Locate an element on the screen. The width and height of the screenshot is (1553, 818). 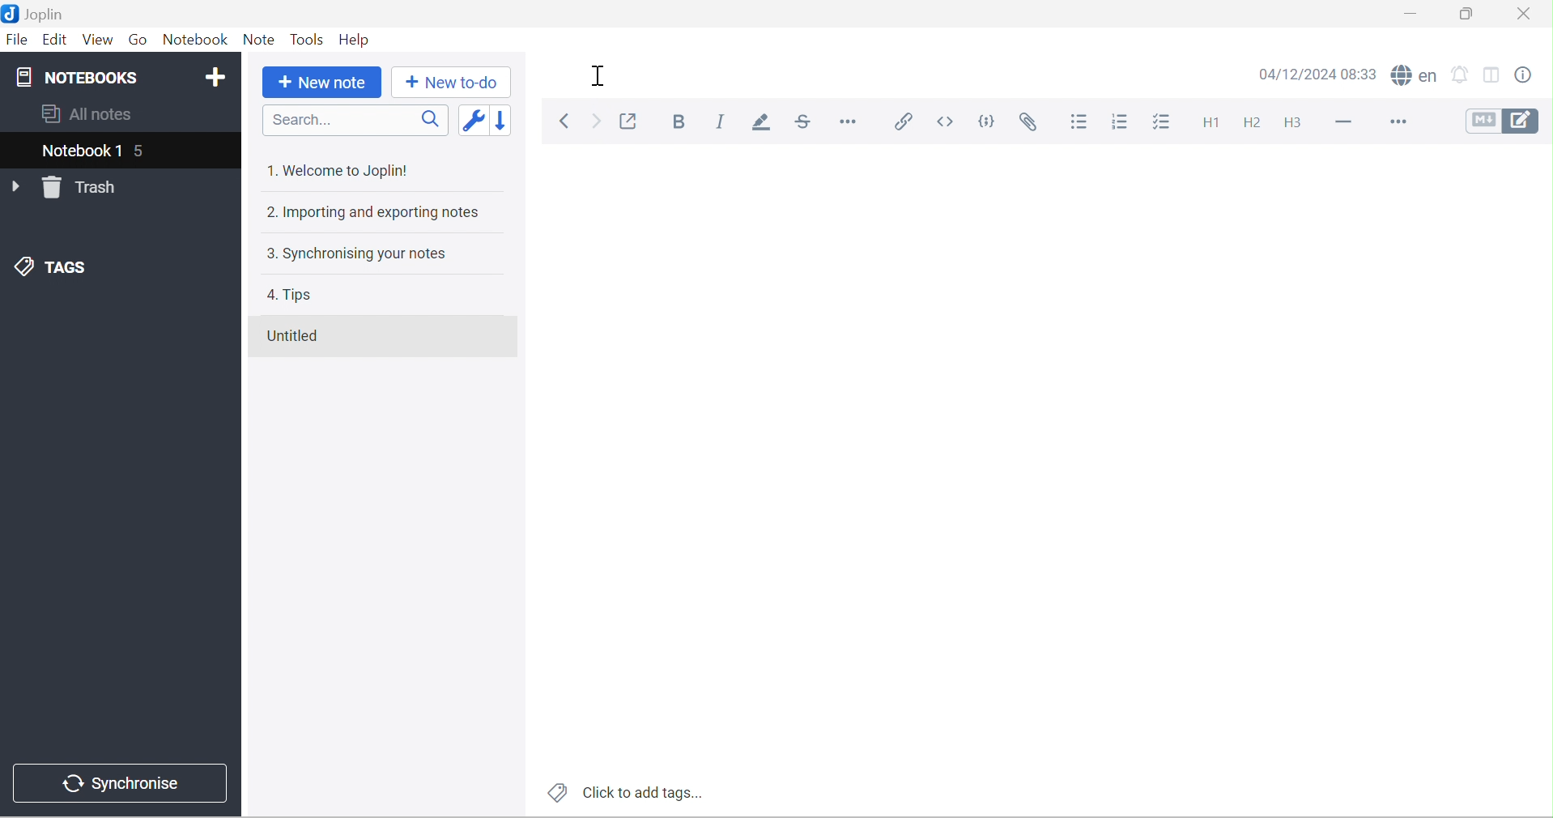
Heading 3 is located at coordinates (1295, 123).